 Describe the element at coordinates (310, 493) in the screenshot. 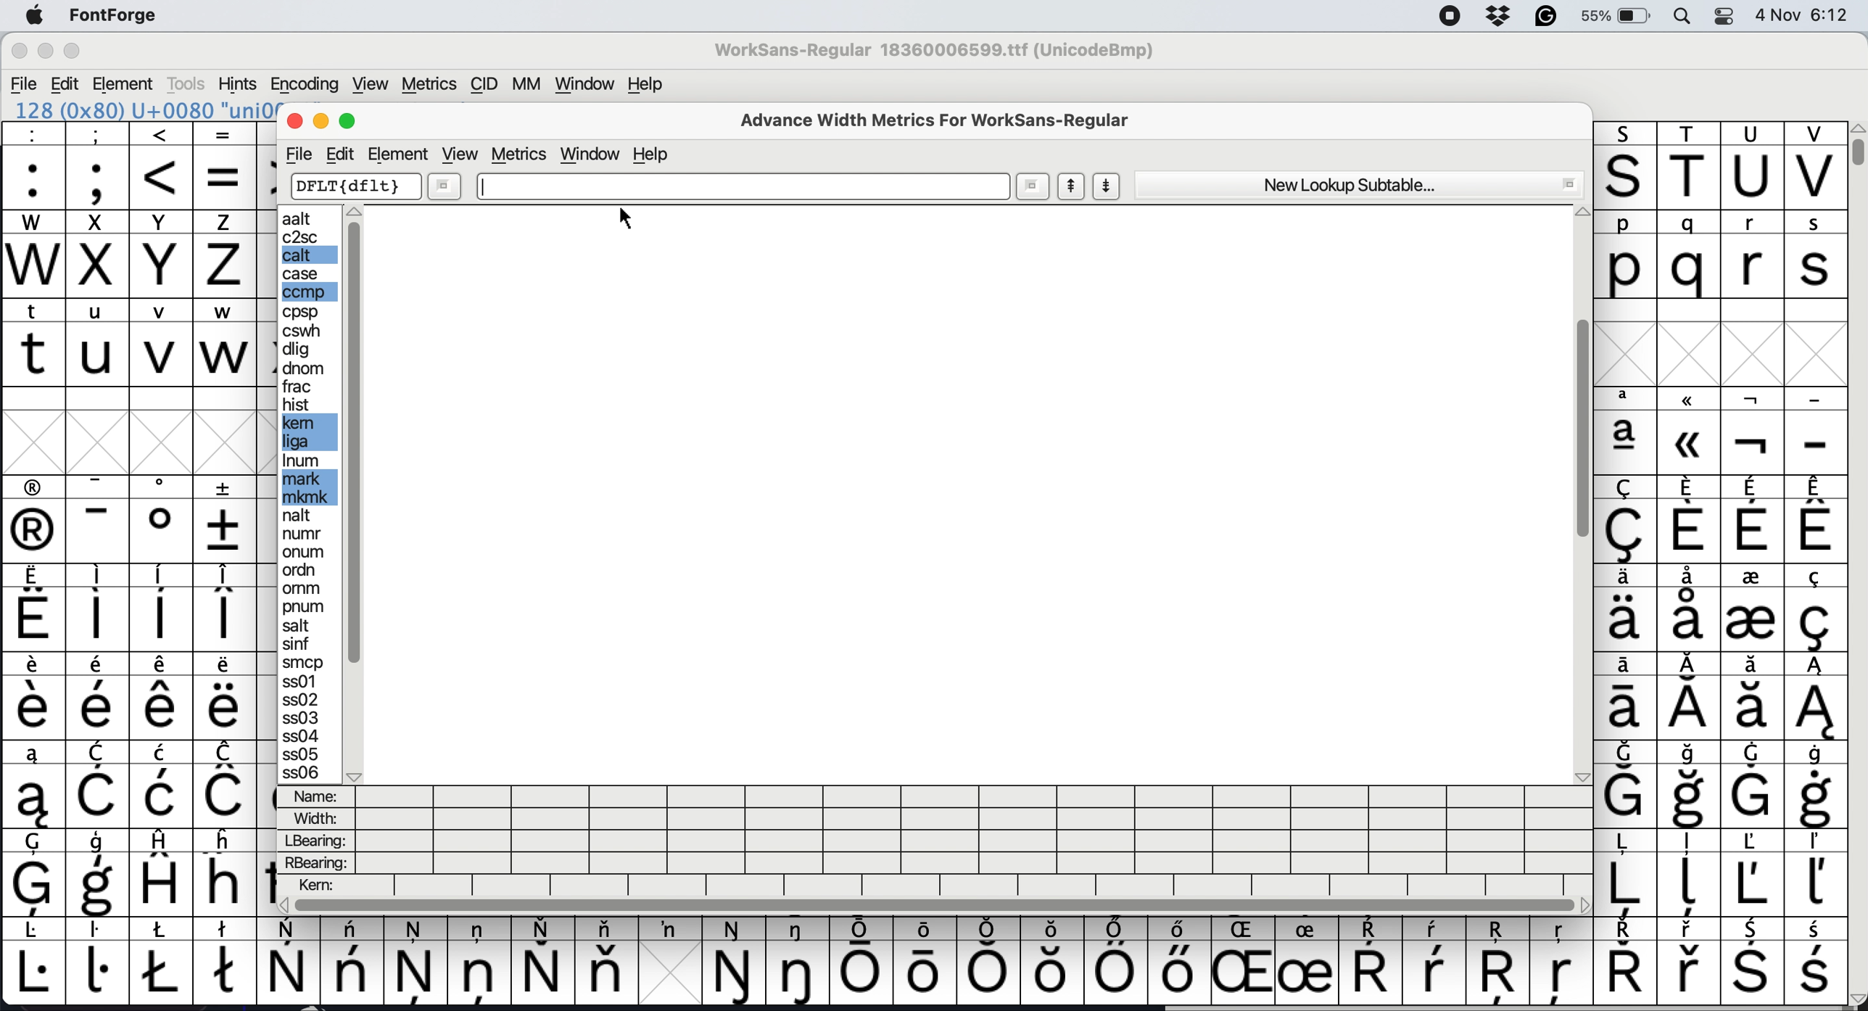

I see `edit options` at that location.